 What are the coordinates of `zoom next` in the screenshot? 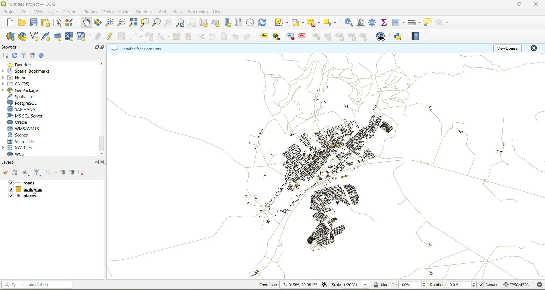 It's located at (194, 22).